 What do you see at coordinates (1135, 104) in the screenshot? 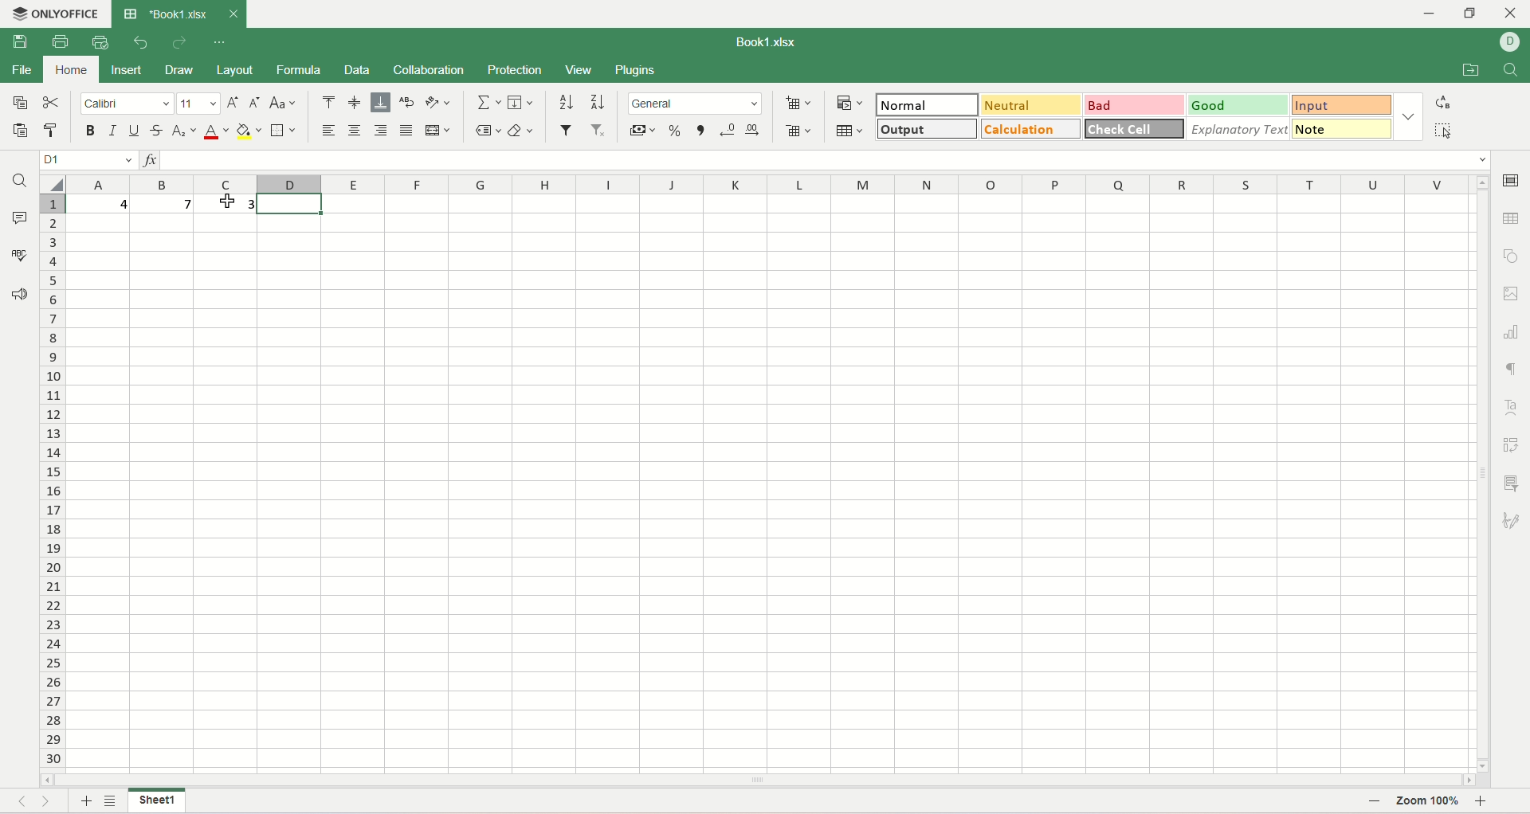
I see `bad` at bounding box center [1135, 104].